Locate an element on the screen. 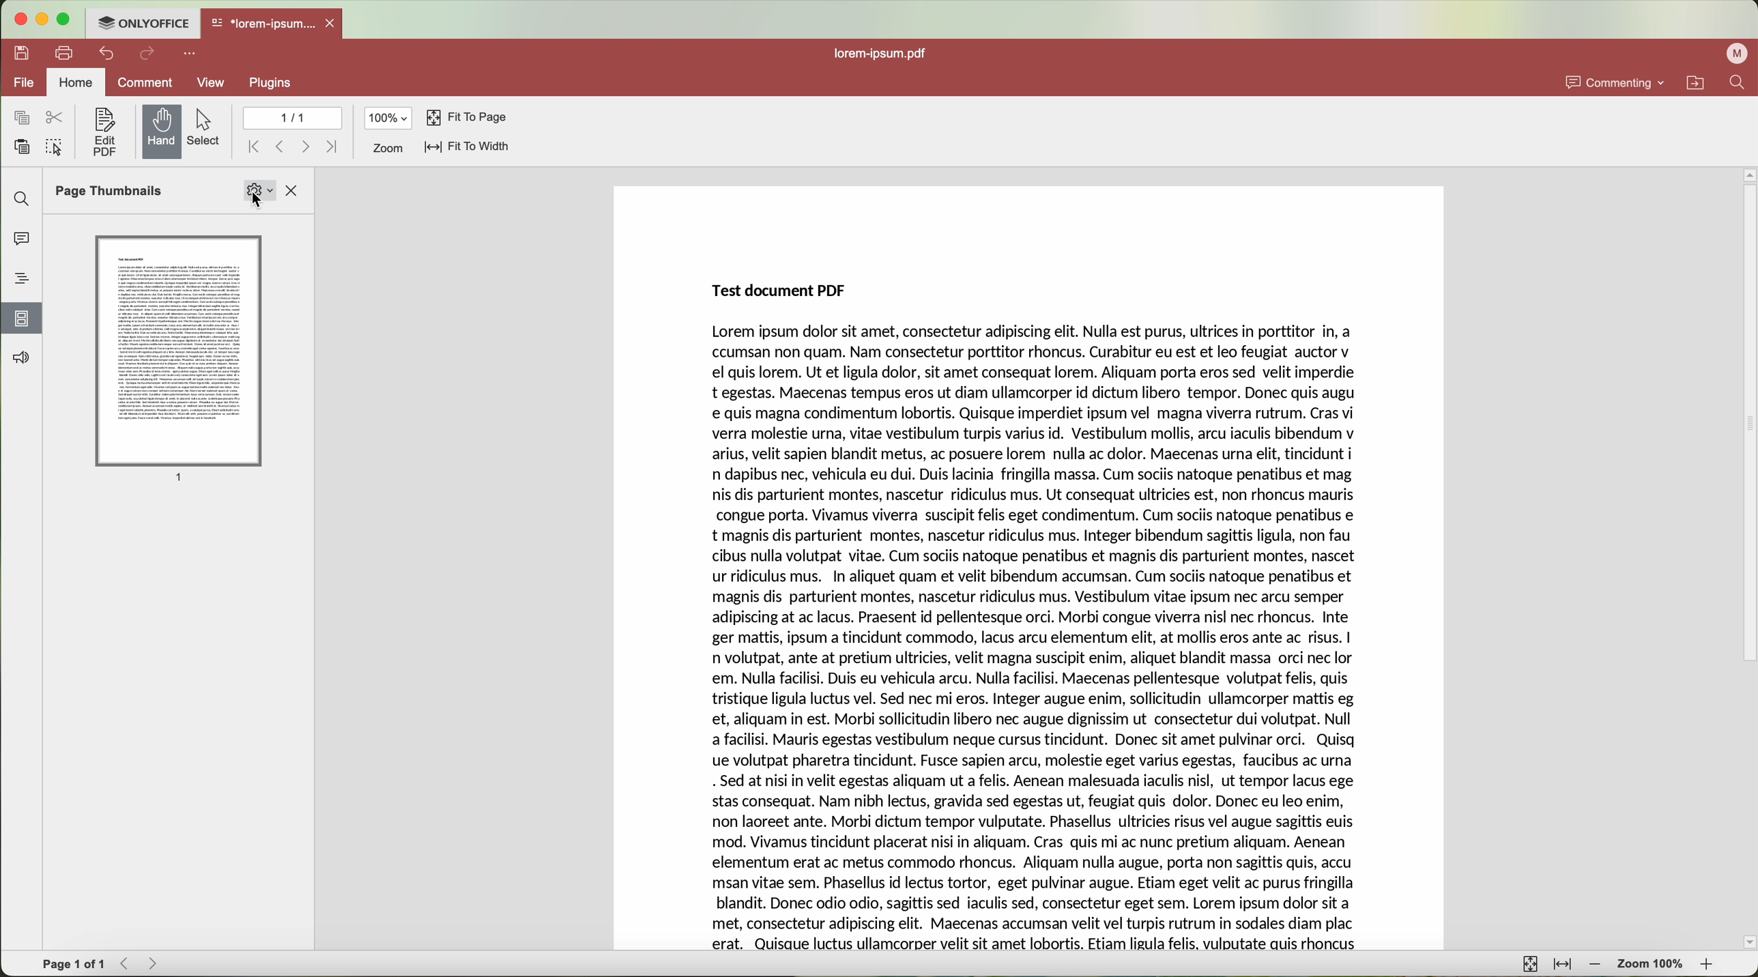  ONLYOFFICE is located at coordinates (143, 23).